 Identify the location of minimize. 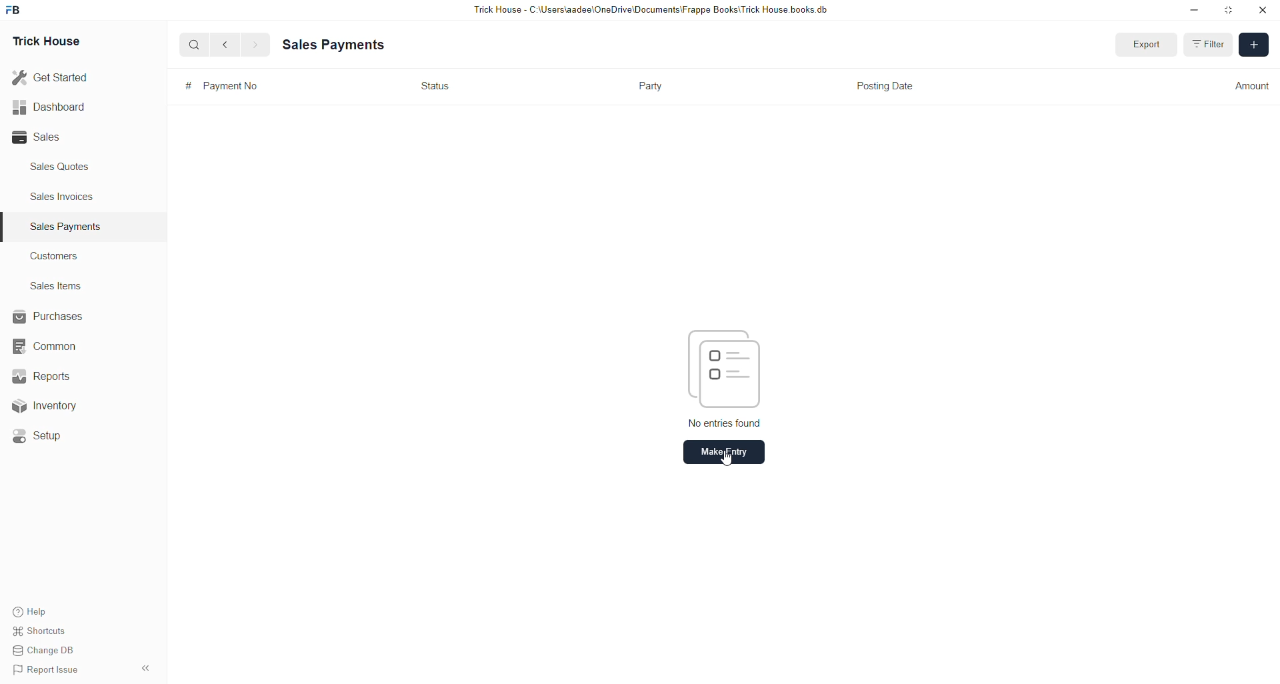
(1195, 11).